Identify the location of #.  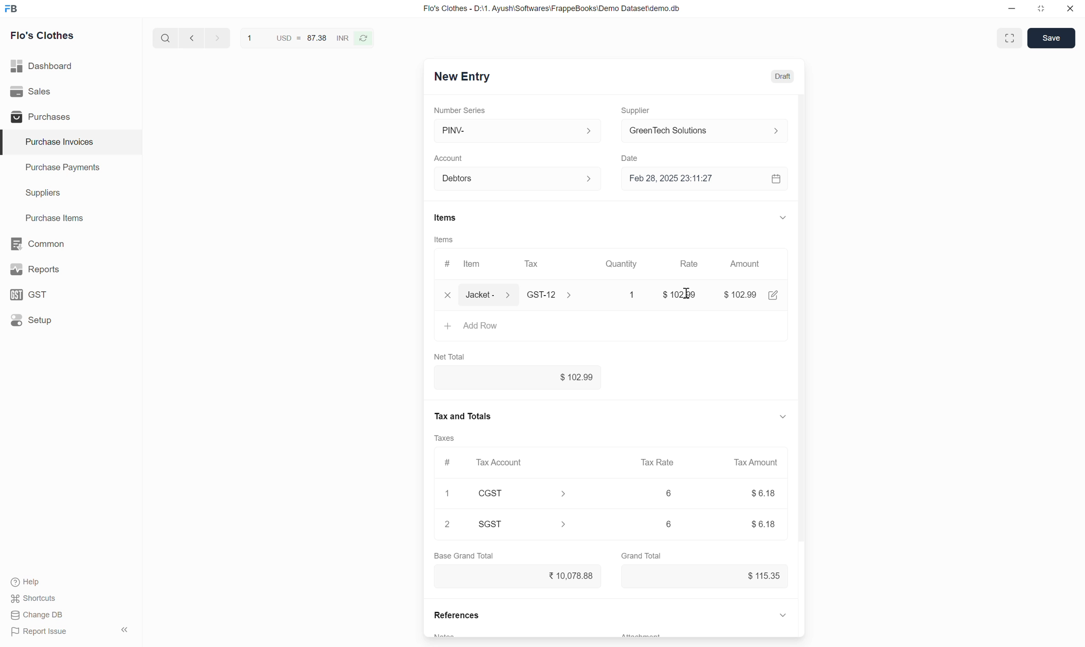
(449, 463).